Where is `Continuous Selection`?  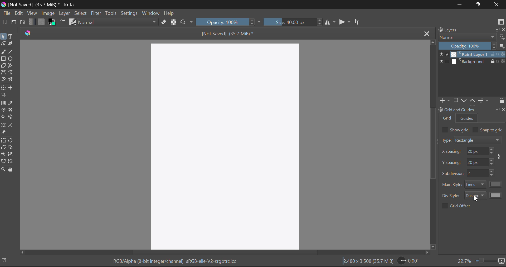
Continuous Selection is located at coordinates (3, 154).